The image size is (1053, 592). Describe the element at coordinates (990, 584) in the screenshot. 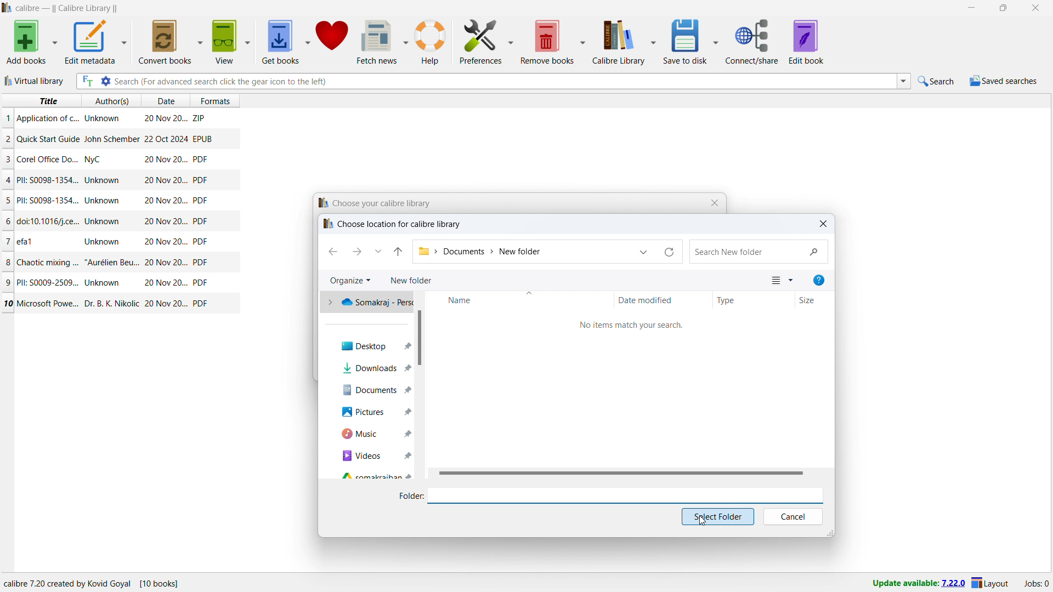

I see `layout` at that location.